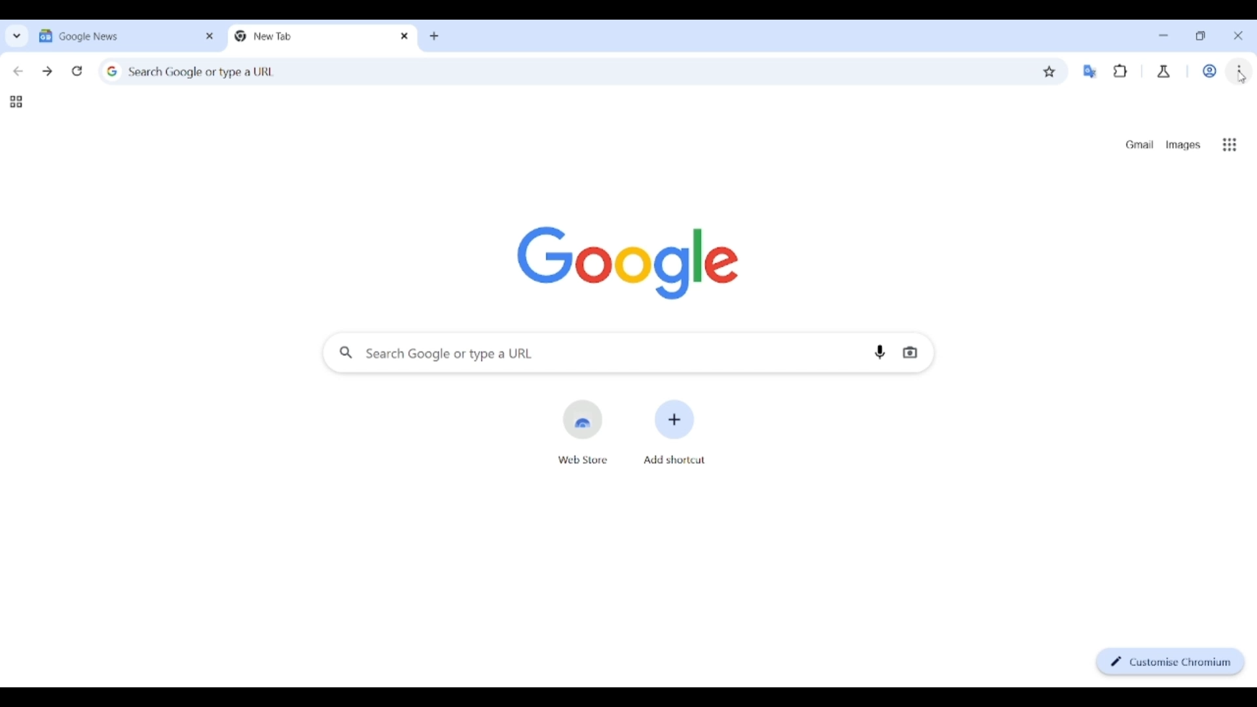 Image resolution: width=1257 pixels, height=707 pixels. What do you see at coordinates (1164, 71) in the screenshot?
I see `Chrome labs` at bounding box center [1164, 71].